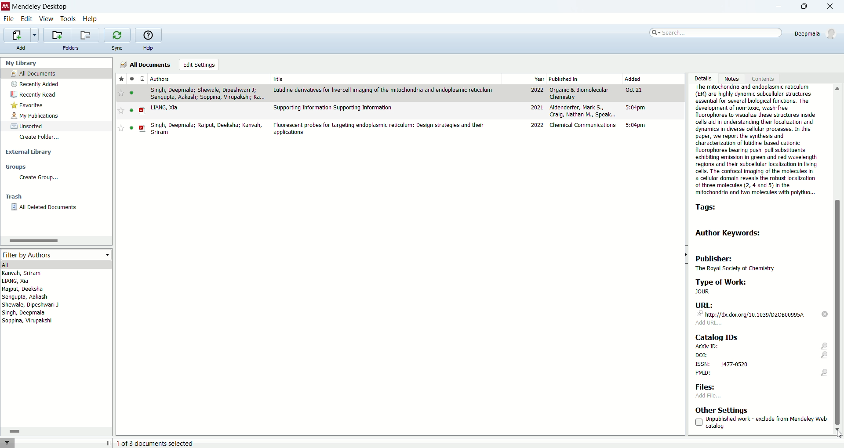 The height and width of the screenshot is (448, 844). Describe the element at coordinates (41, 138) in the screenshot. I see `create folder` at that location.